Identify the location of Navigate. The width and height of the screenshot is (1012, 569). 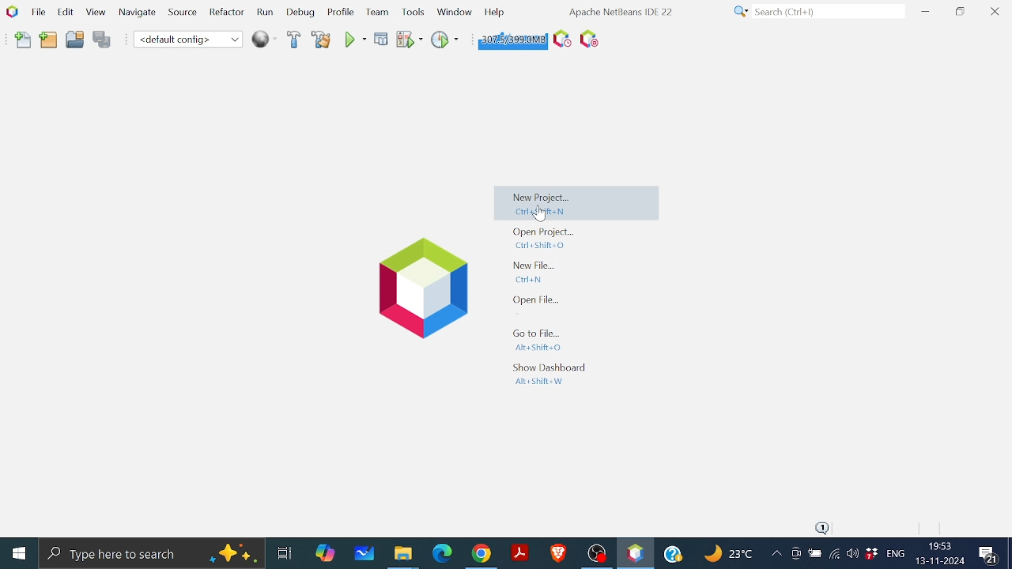
(138, 15).